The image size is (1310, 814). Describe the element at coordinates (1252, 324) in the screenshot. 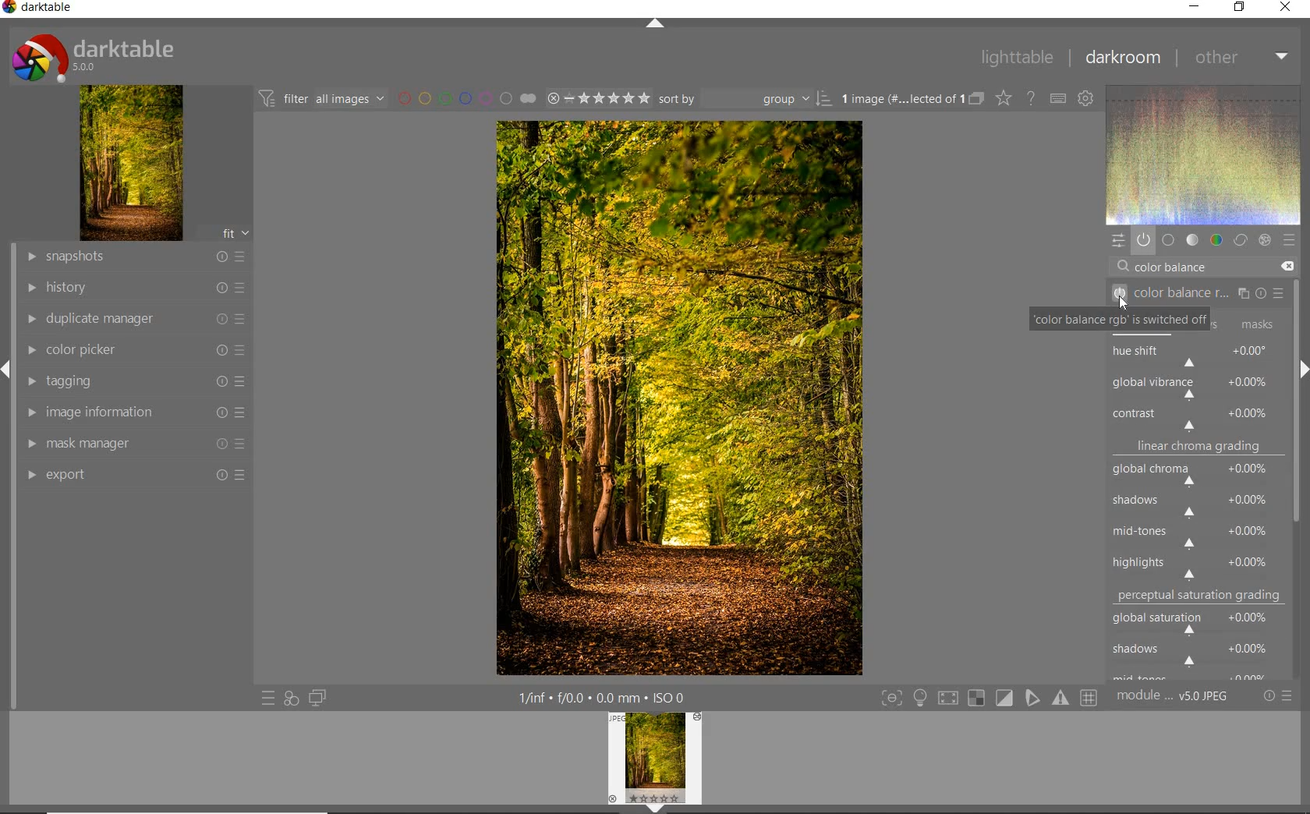

I see `framing` at that location.